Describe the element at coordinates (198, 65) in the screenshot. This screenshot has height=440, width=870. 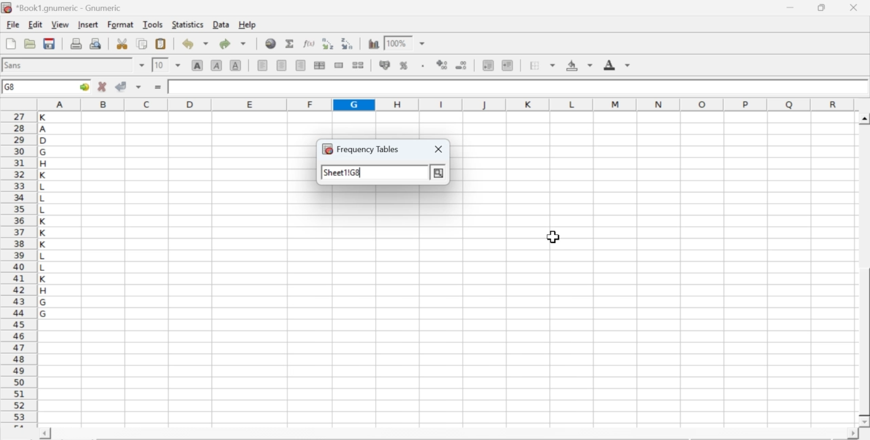
I see `bold` at that location.